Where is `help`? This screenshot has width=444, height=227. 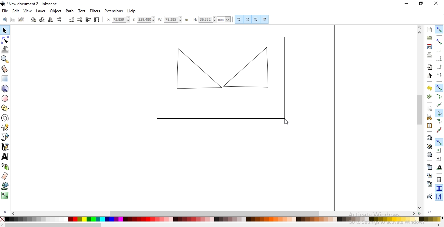
help is located at coordinates (132, 11).